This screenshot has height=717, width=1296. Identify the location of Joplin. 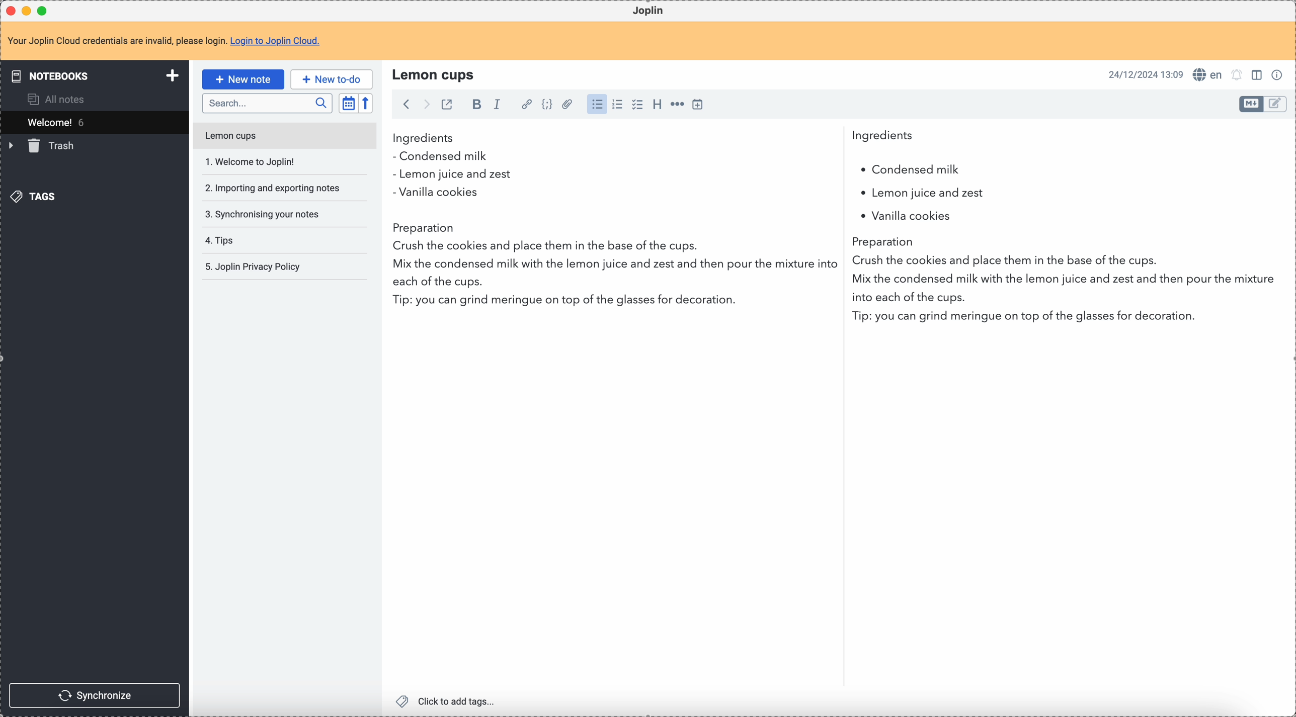
(648, 11).